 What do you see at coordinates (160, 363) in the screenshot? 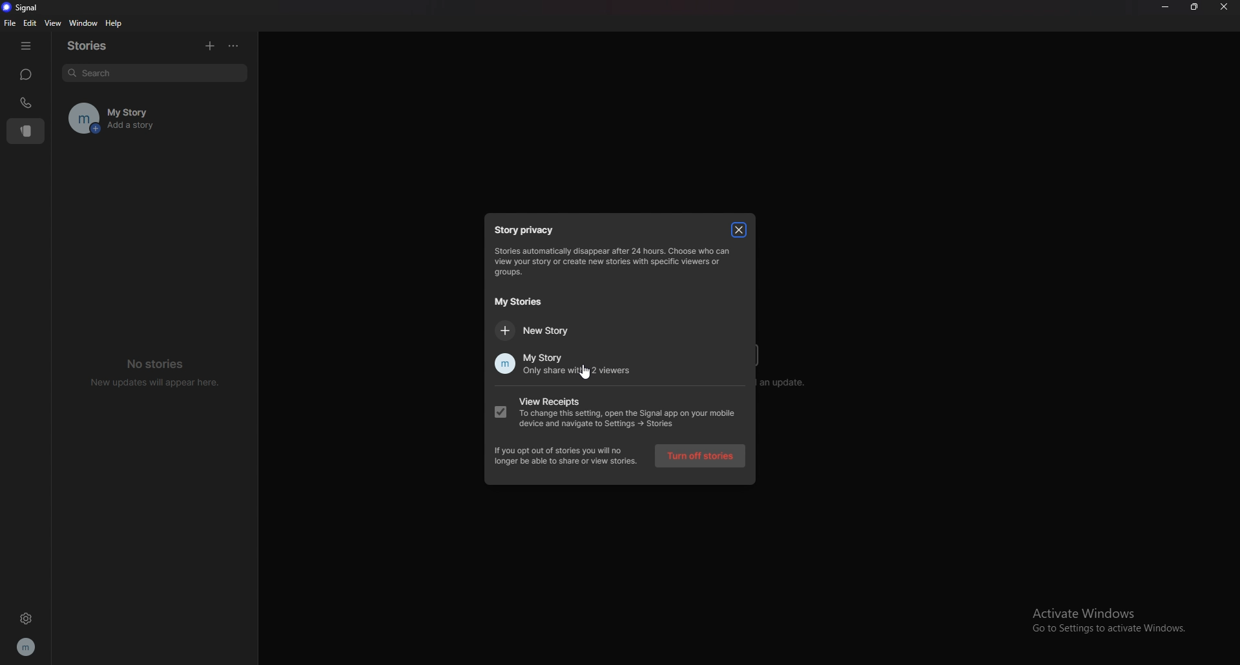
I see `No stories` at bounding box center [160, 363].